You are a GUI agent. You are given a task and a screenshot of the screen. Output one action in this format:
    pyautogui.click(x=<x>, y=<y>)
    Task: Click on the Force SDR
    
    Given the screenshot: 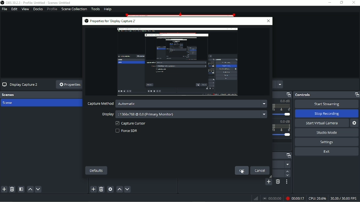 What is the action you would take?
    pyautogui.click(x=129, y=131)
    